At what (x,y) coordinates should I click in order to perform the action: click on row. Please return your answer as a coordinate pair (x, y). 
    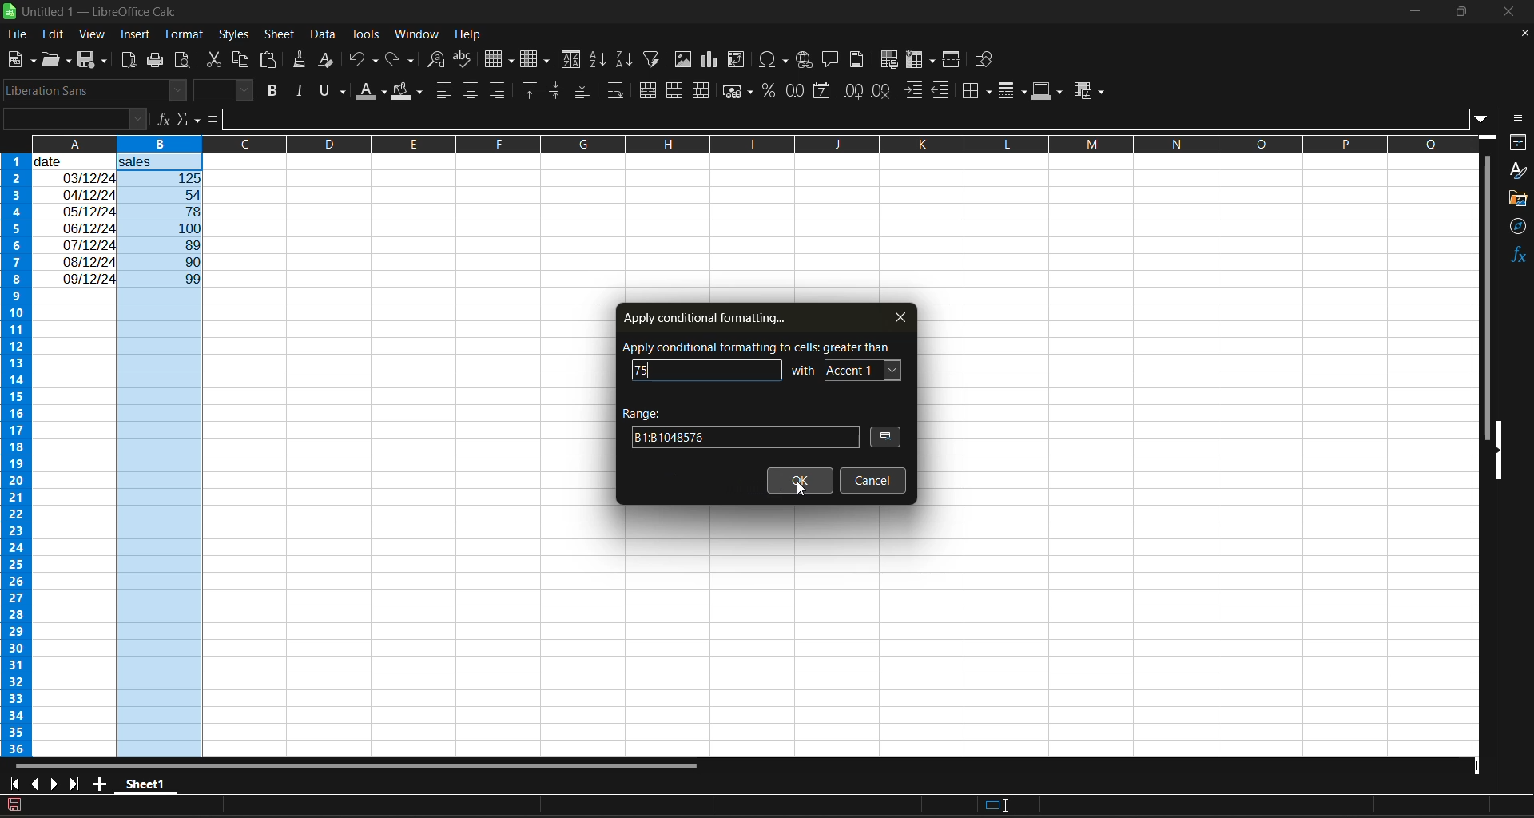
    Looking at the image, I should click on (499, 58).